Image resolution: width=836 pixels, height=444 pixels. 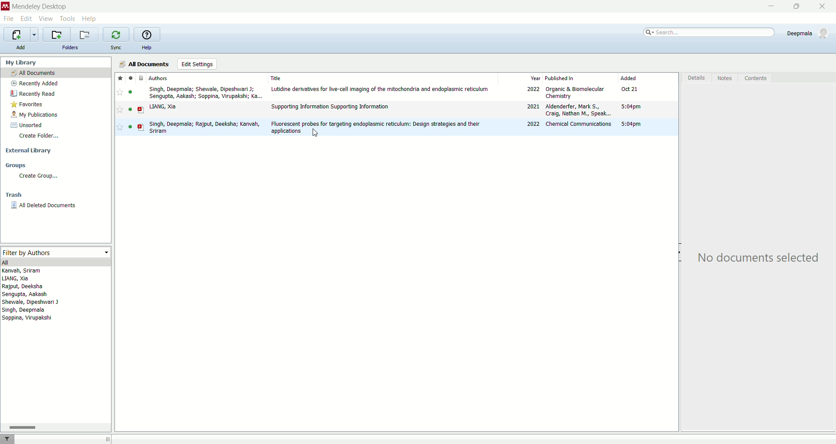 I want to click on added, so click(x=647, y=78).